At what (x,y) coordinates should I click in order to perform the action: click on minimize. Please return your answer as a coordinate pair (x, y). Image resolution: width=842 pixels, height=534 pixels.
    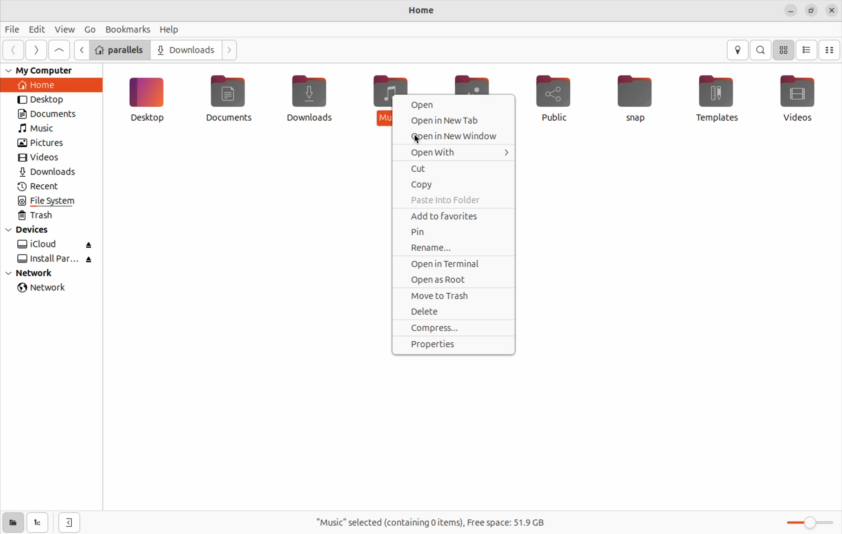
    Looking at the image, I should click on (790, 11).